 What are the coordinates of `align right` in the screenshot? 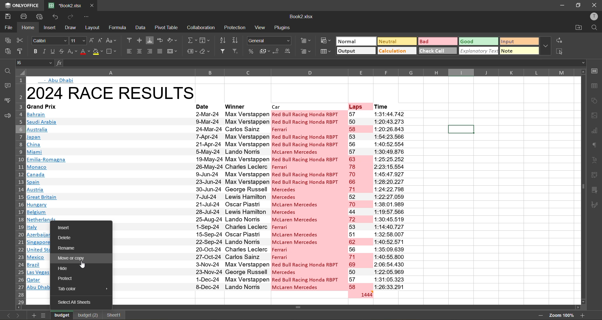 It's located at (151, 51).